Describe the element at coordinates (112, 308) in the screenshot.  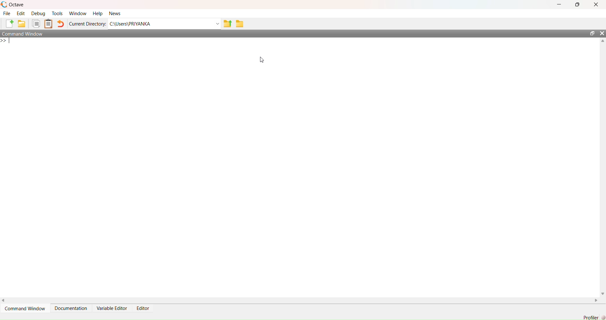
I see `Variable Editor` at that location.